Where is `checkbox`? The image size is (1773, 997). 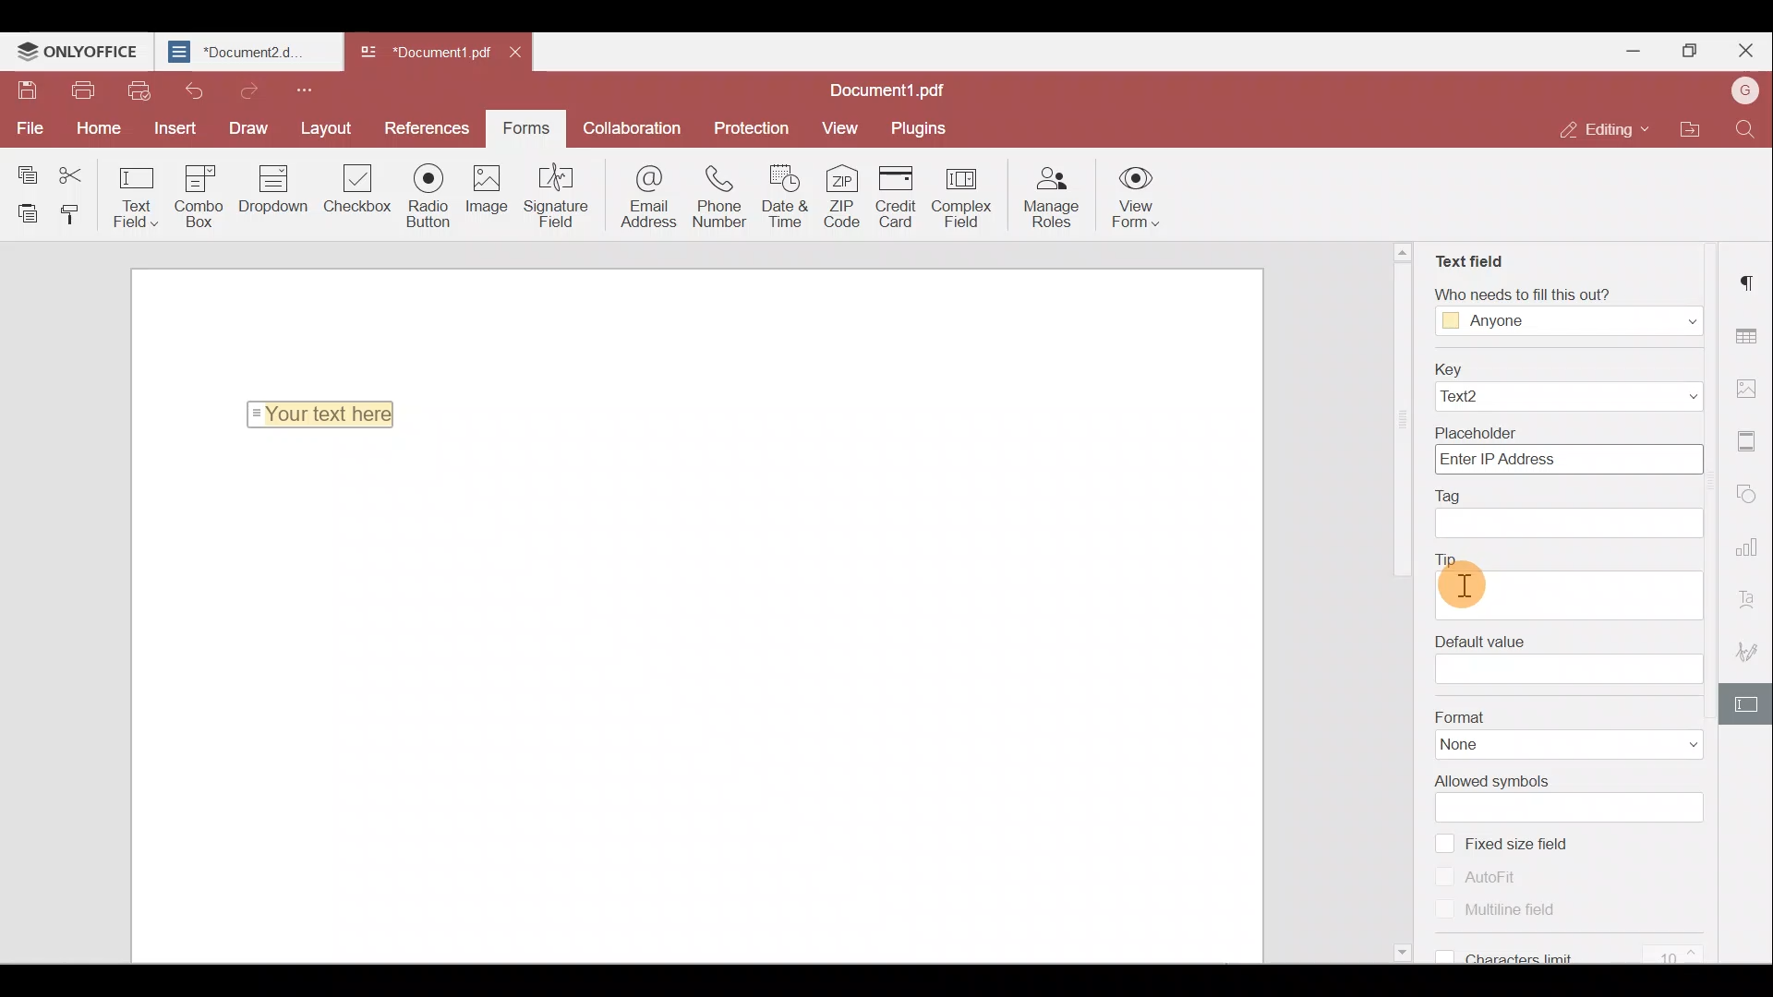 checkbox is located at coordinates (1443, 842).